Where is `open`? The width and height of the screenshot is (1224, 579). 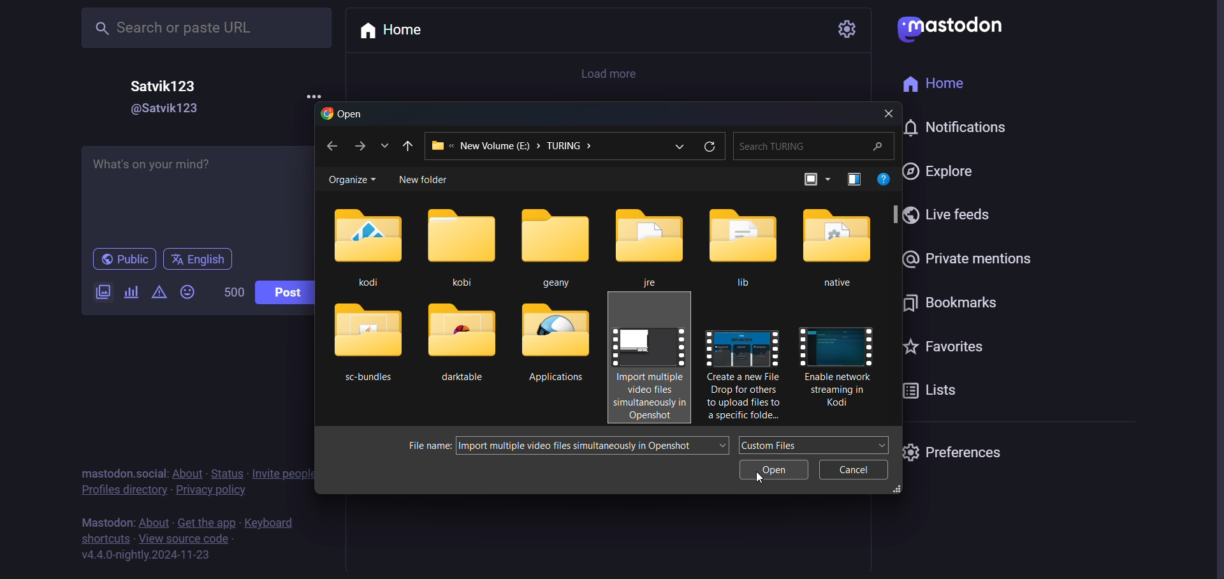
open is located at coordinates (342, 114).